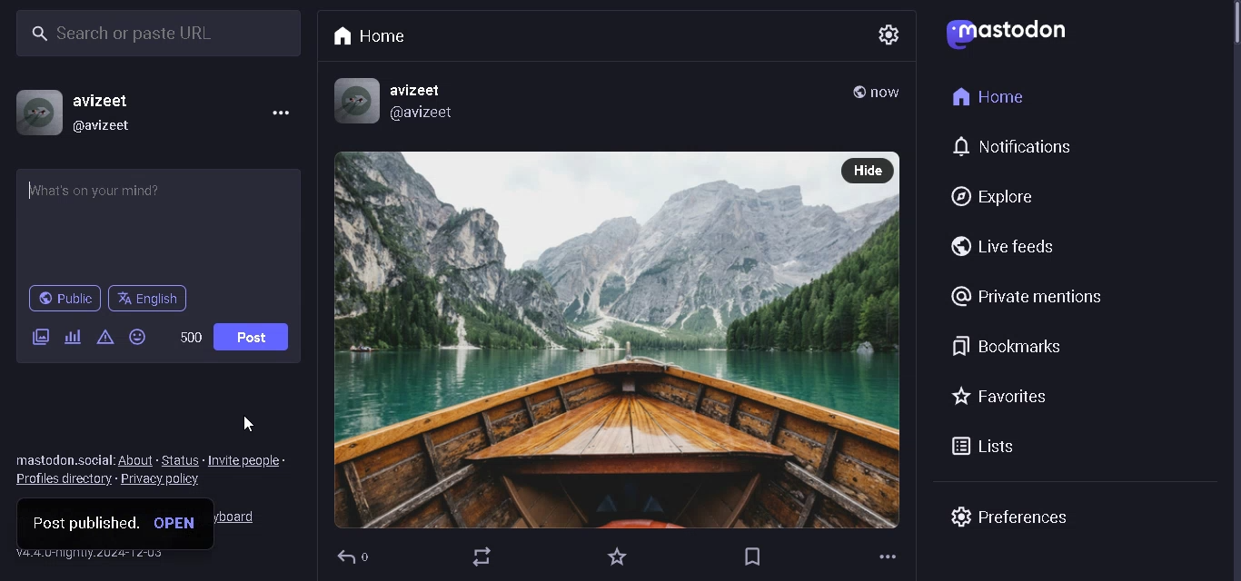 The height and width of the screenshot is (581, 1241). I want to click on add image, so click(40, 336).